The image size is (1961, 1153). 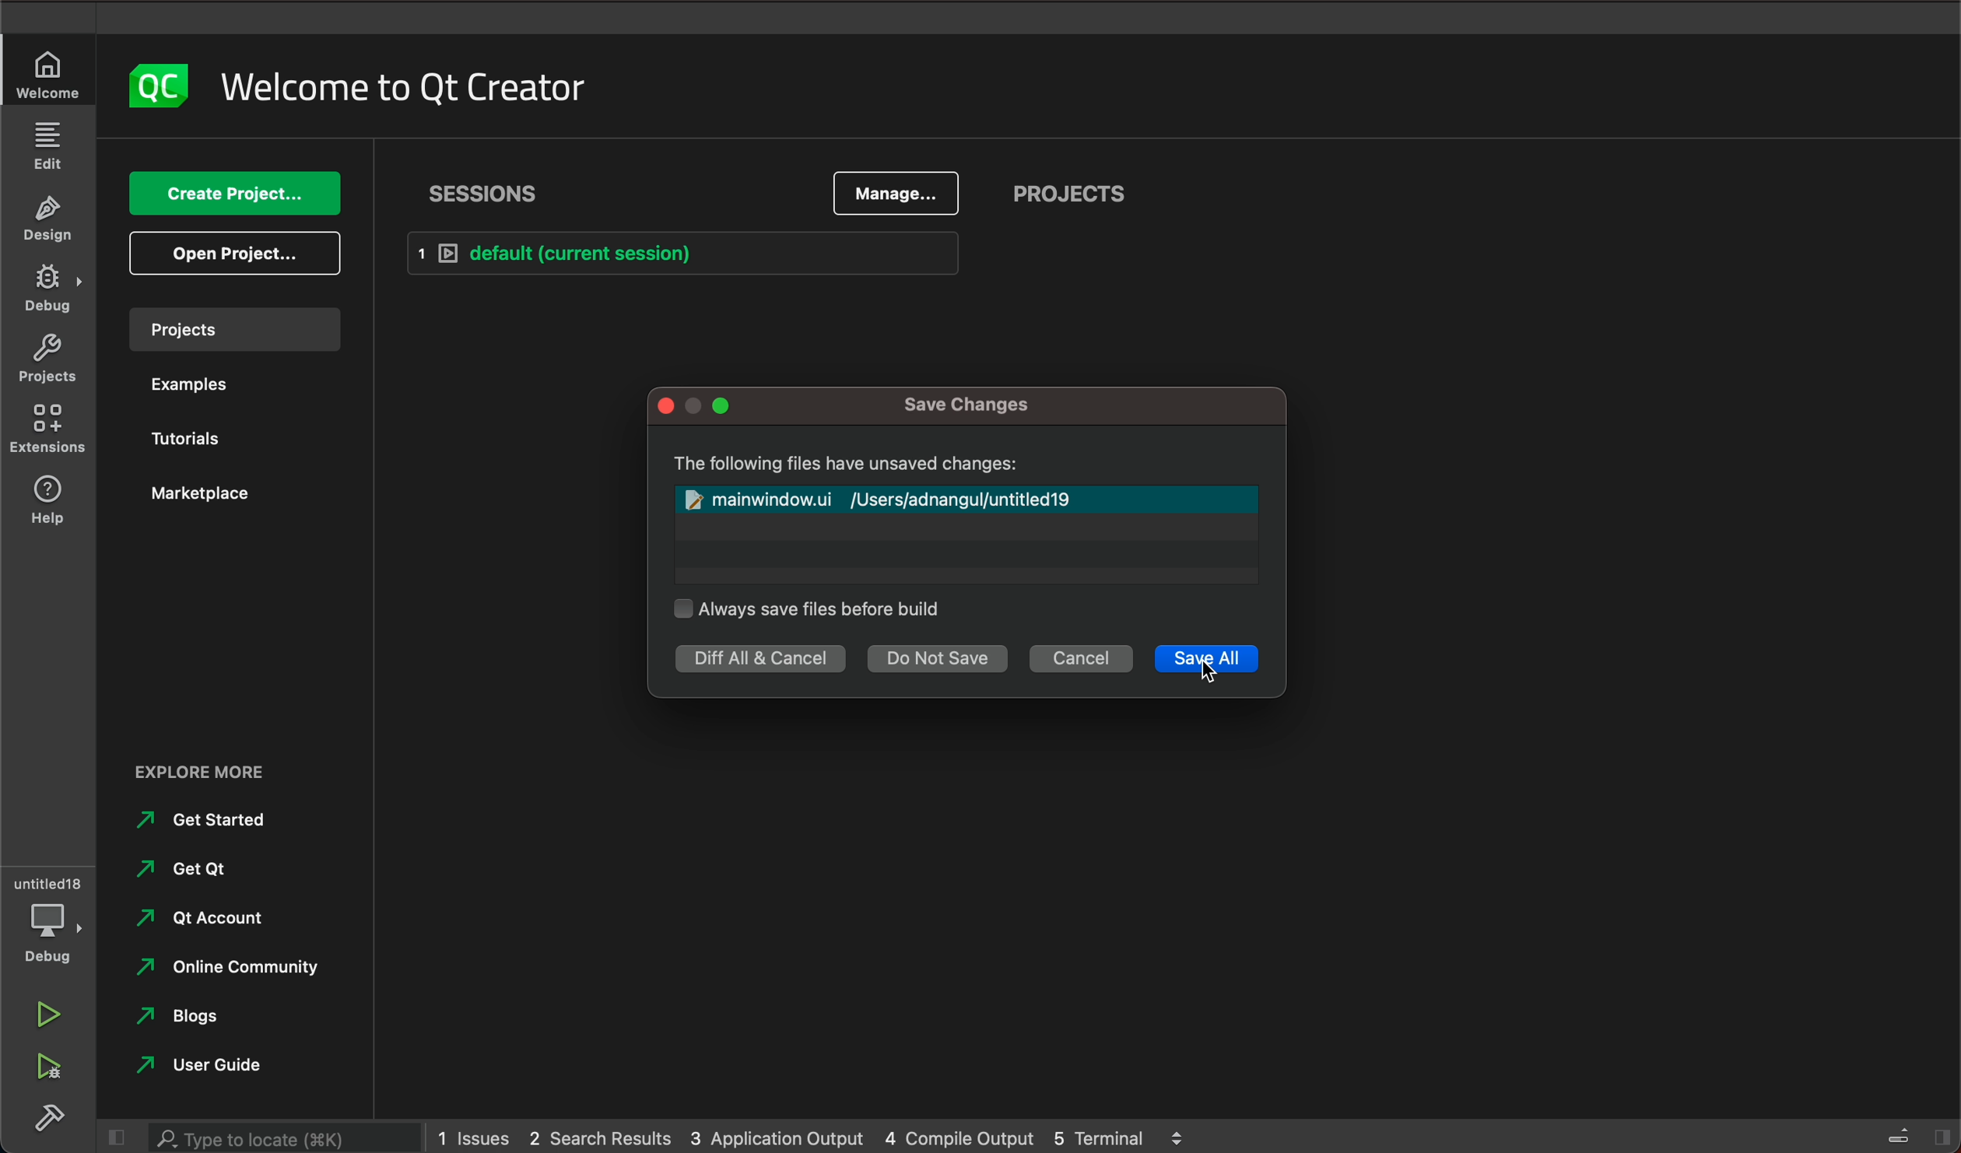 I want to click on projects, so click(x=1078, y=191).